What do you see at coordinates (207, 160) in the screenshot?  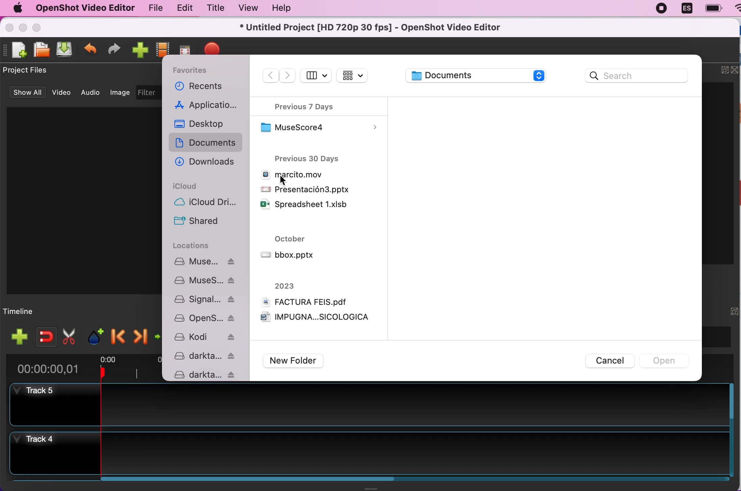 I see `downloads` at bounding box center [207, 160].